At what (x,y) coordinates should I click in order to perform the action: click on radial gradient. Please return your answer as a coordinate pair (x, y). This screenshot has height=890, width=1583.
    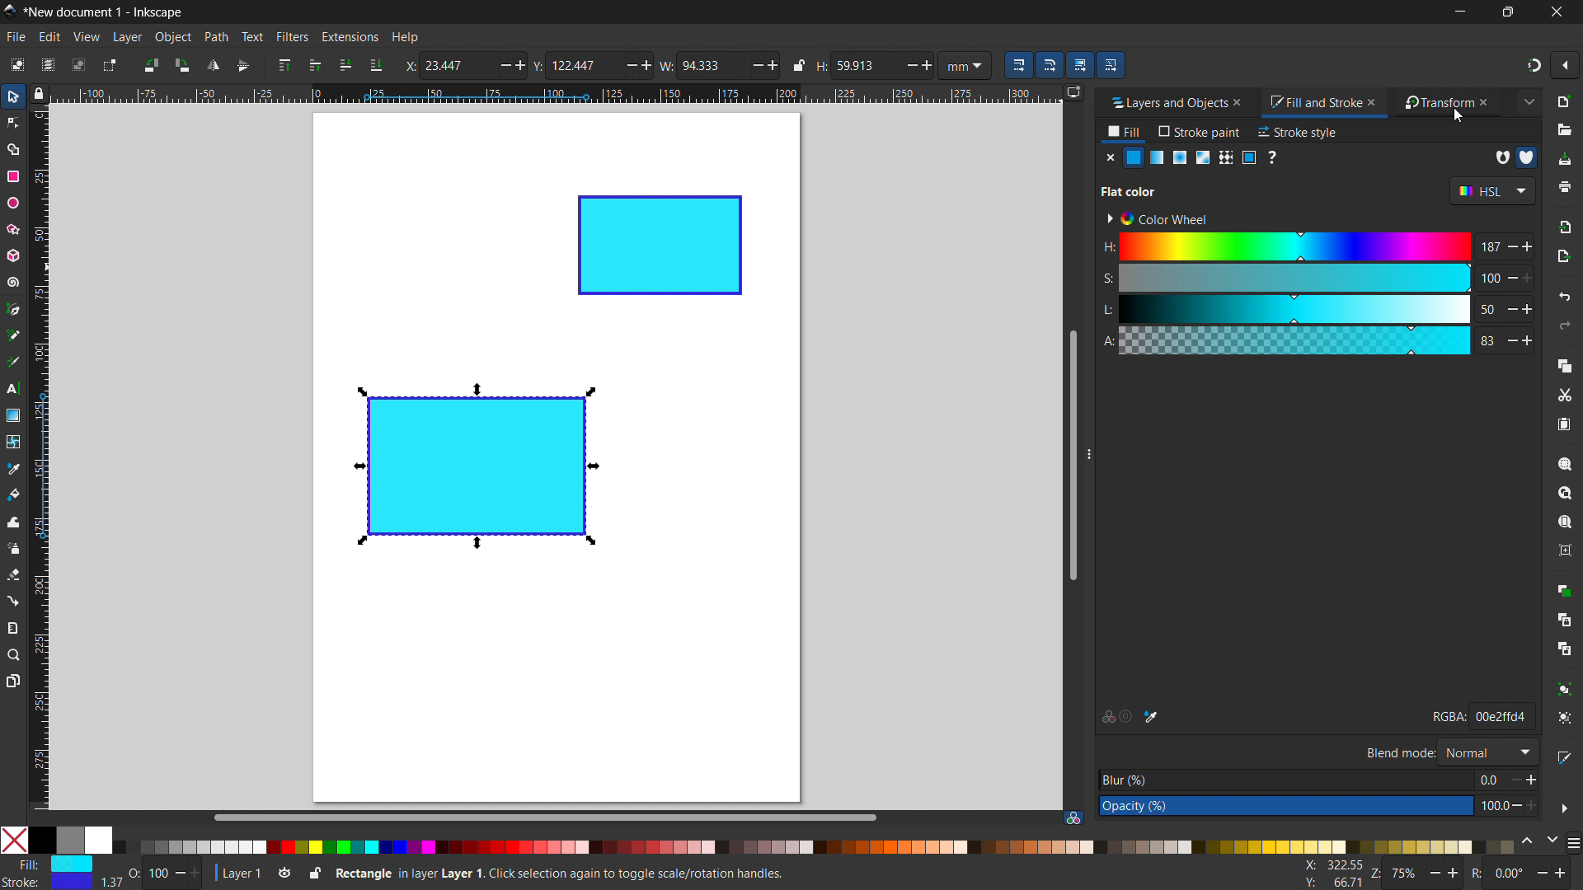
    Looking at the image, I should click on (1180, 157).